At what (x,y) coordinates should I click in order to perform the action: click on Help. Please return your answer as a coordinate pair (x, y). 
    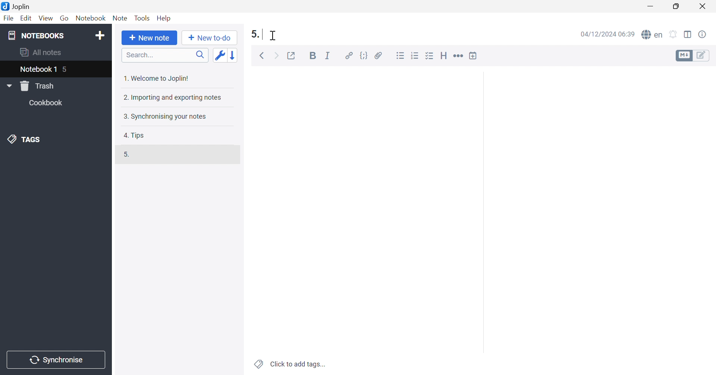
    Looking at the image, I should click on (165, 18).